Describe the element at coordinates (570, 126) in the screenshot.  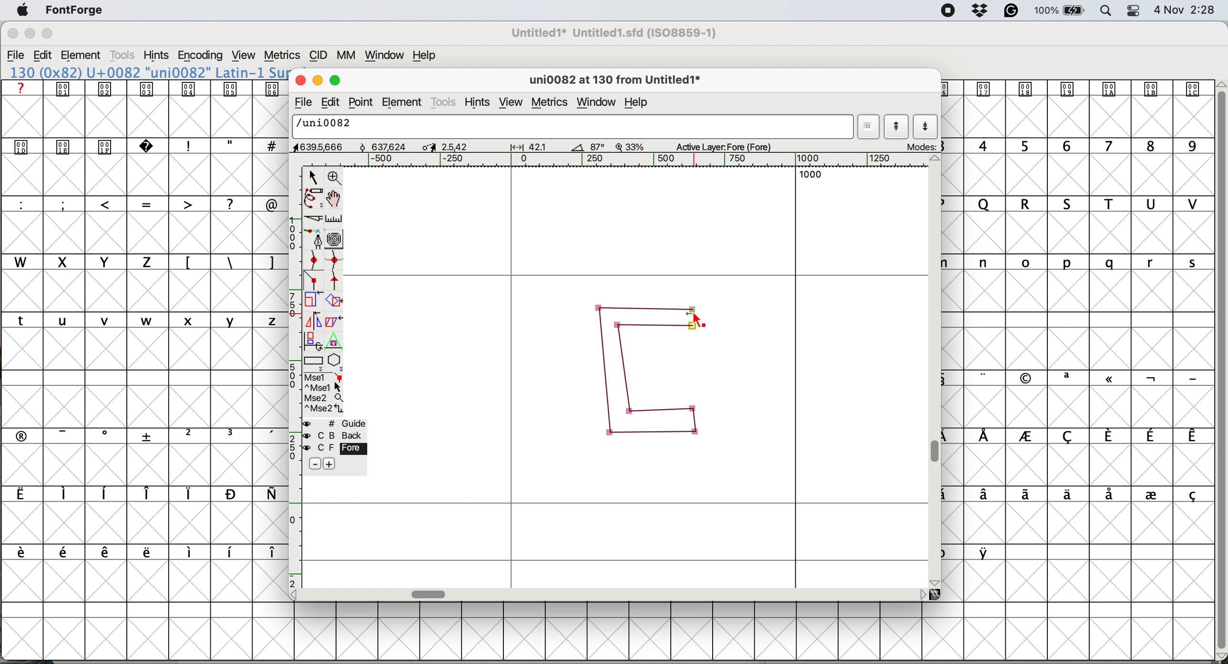
I see `glyph name` at that location.